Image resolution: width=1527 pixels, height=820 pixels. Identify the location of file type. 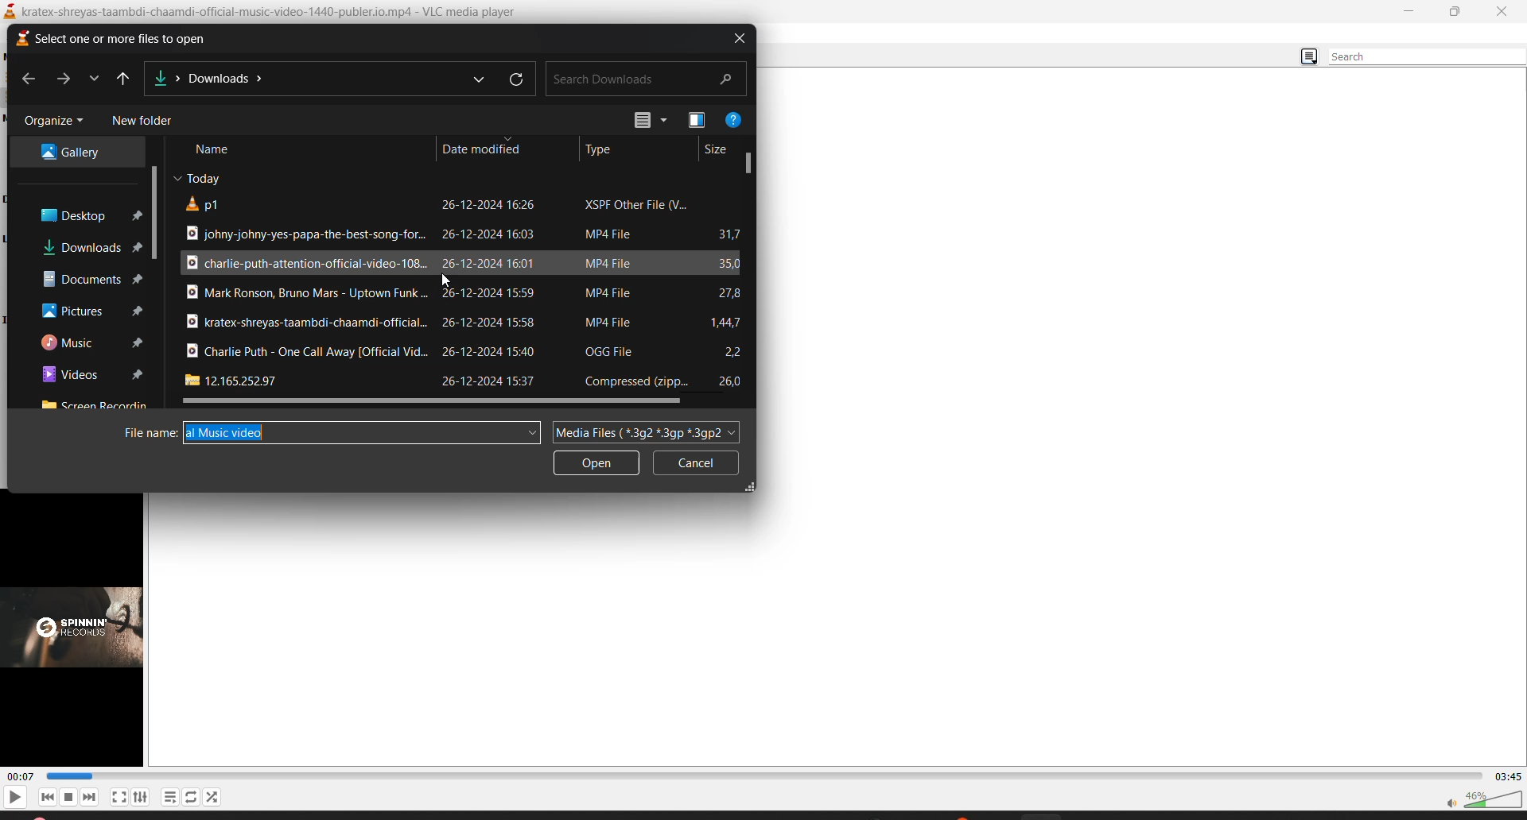
(617, 323).